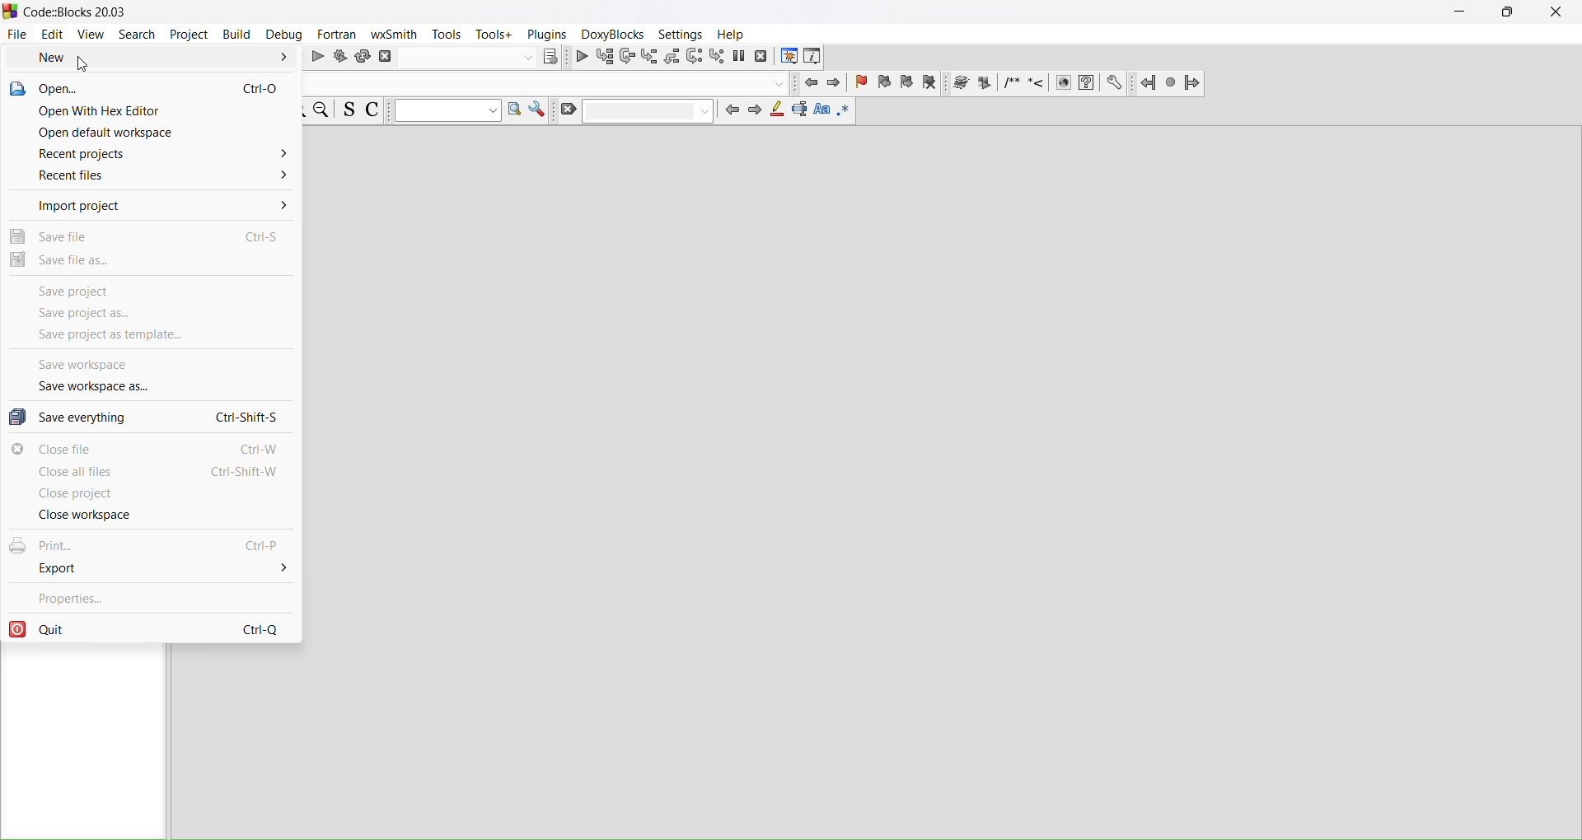 This screenshot has width=1582, height=840. I want to click on code completion, so click(550, 83).